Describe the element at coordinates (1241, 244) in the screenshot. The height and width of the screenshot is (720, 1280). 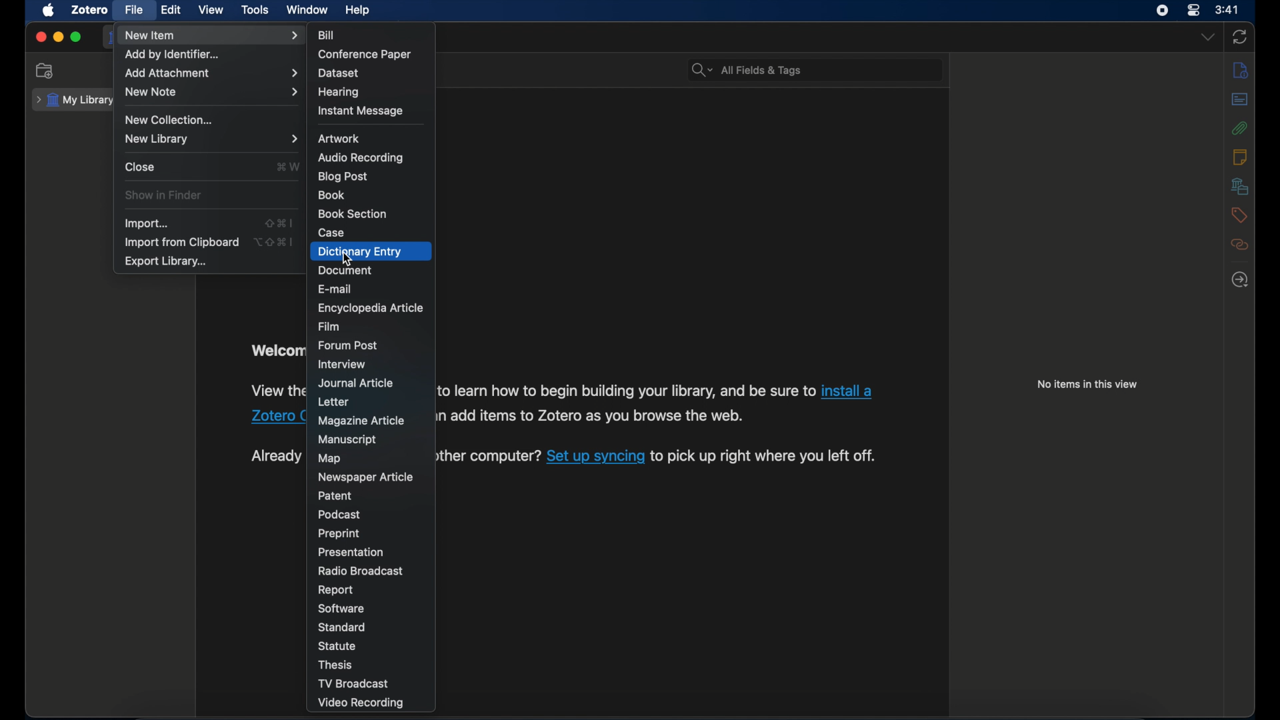
I see `related` at that location.